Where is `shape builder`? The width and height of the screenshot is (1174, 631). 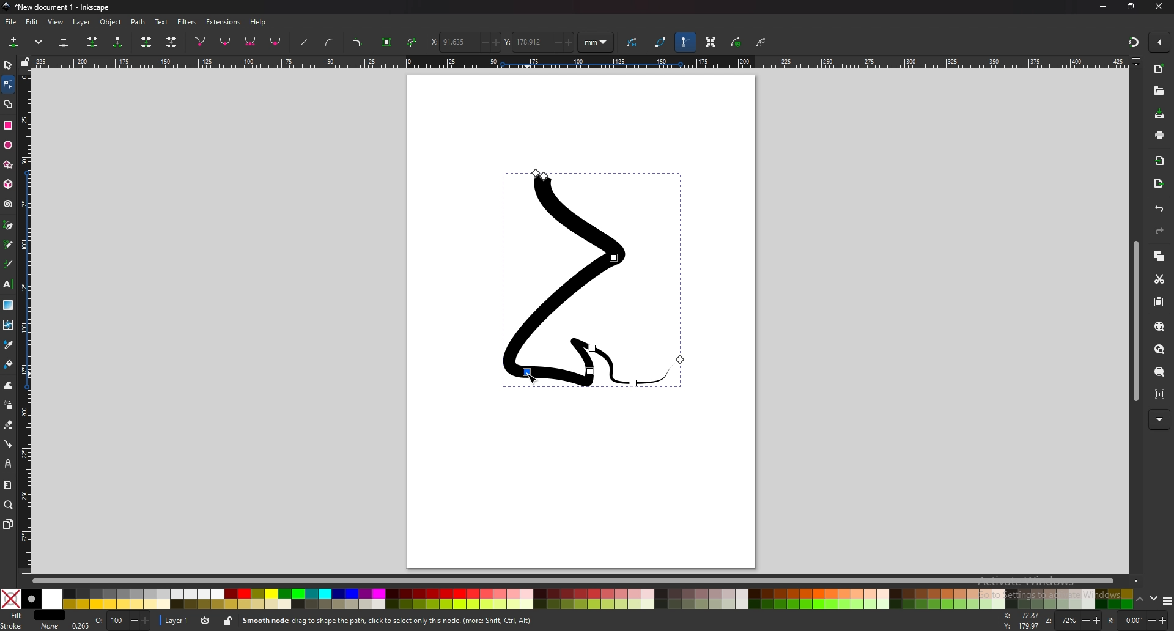 shape builder is located at coordinates (9, 104).